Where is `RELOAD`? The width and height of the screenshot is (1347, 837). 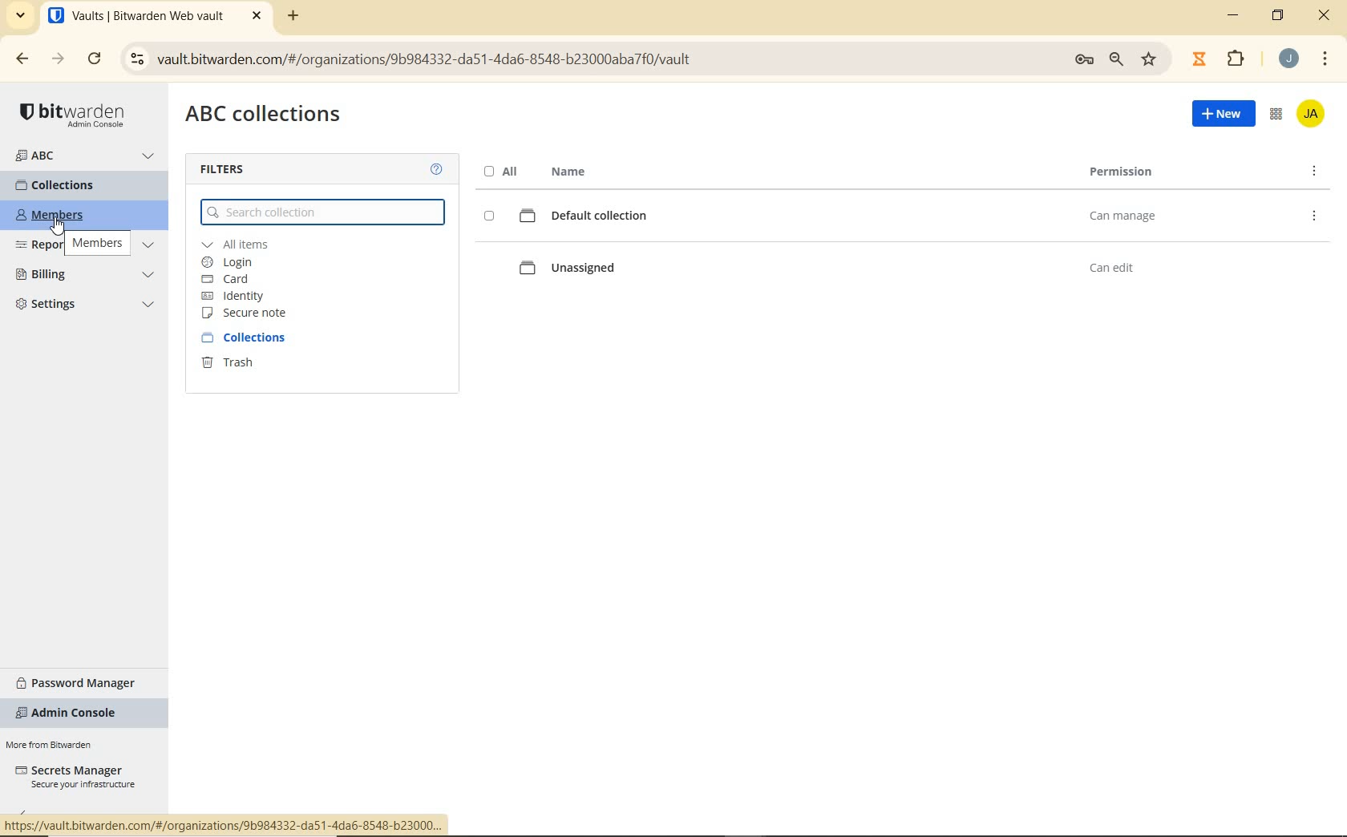 RELOAD is located at coordinates (95, 60).